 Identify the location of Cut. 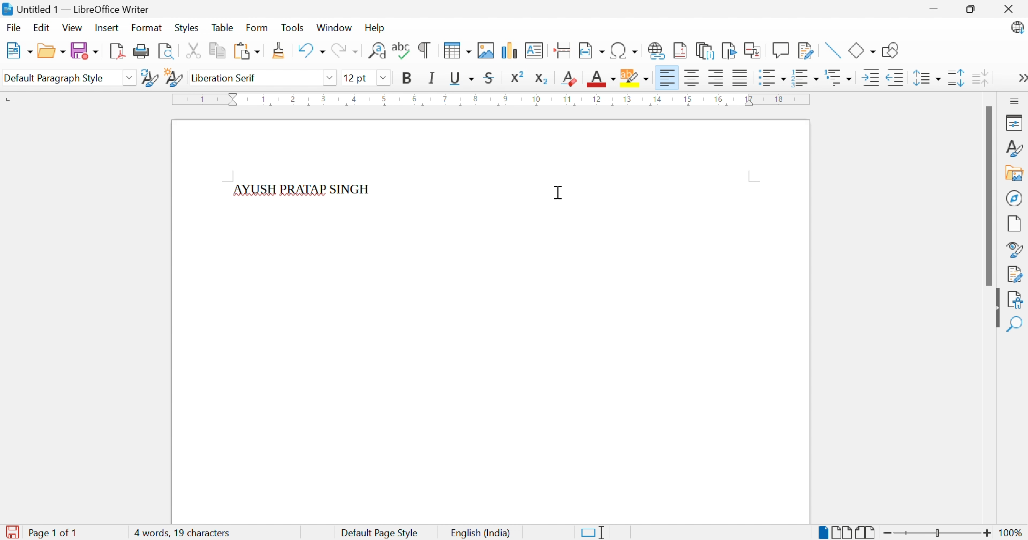
(194, 50).